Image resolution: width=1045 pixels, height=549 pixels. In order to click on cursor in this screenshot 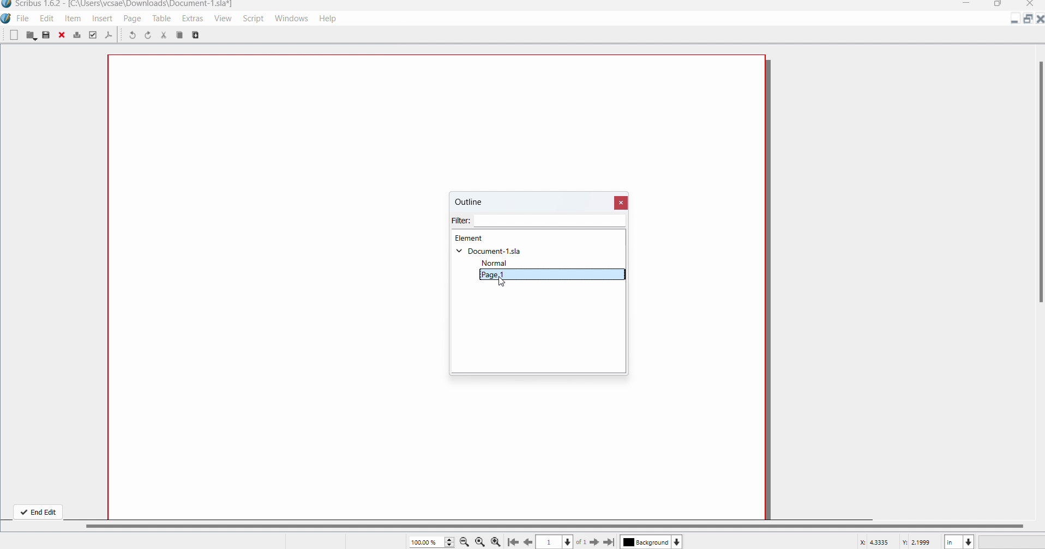, I will do `click(506, 284)`.